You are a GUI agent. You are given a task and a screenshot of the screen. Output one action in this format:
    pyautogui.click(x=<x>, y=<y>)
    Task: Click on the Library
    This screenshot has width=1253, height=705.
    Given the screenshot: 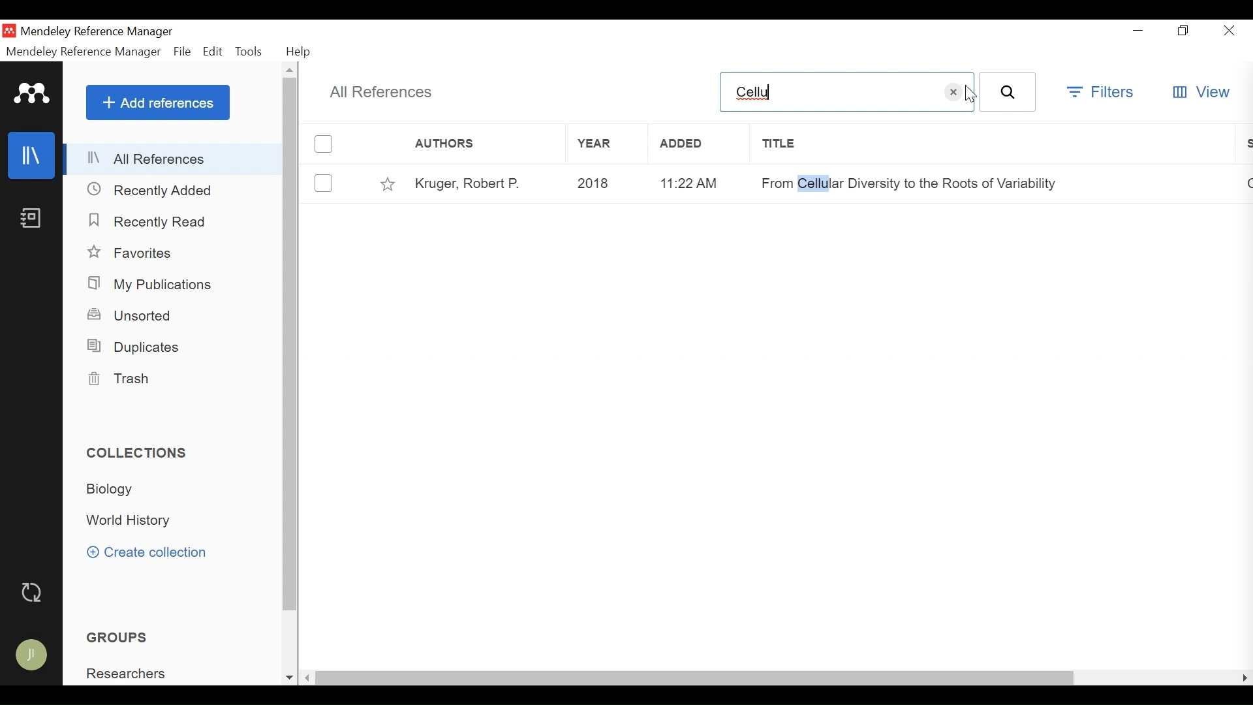 What is the action you would take?
    pyautogui.click(x=31, y=155)
    